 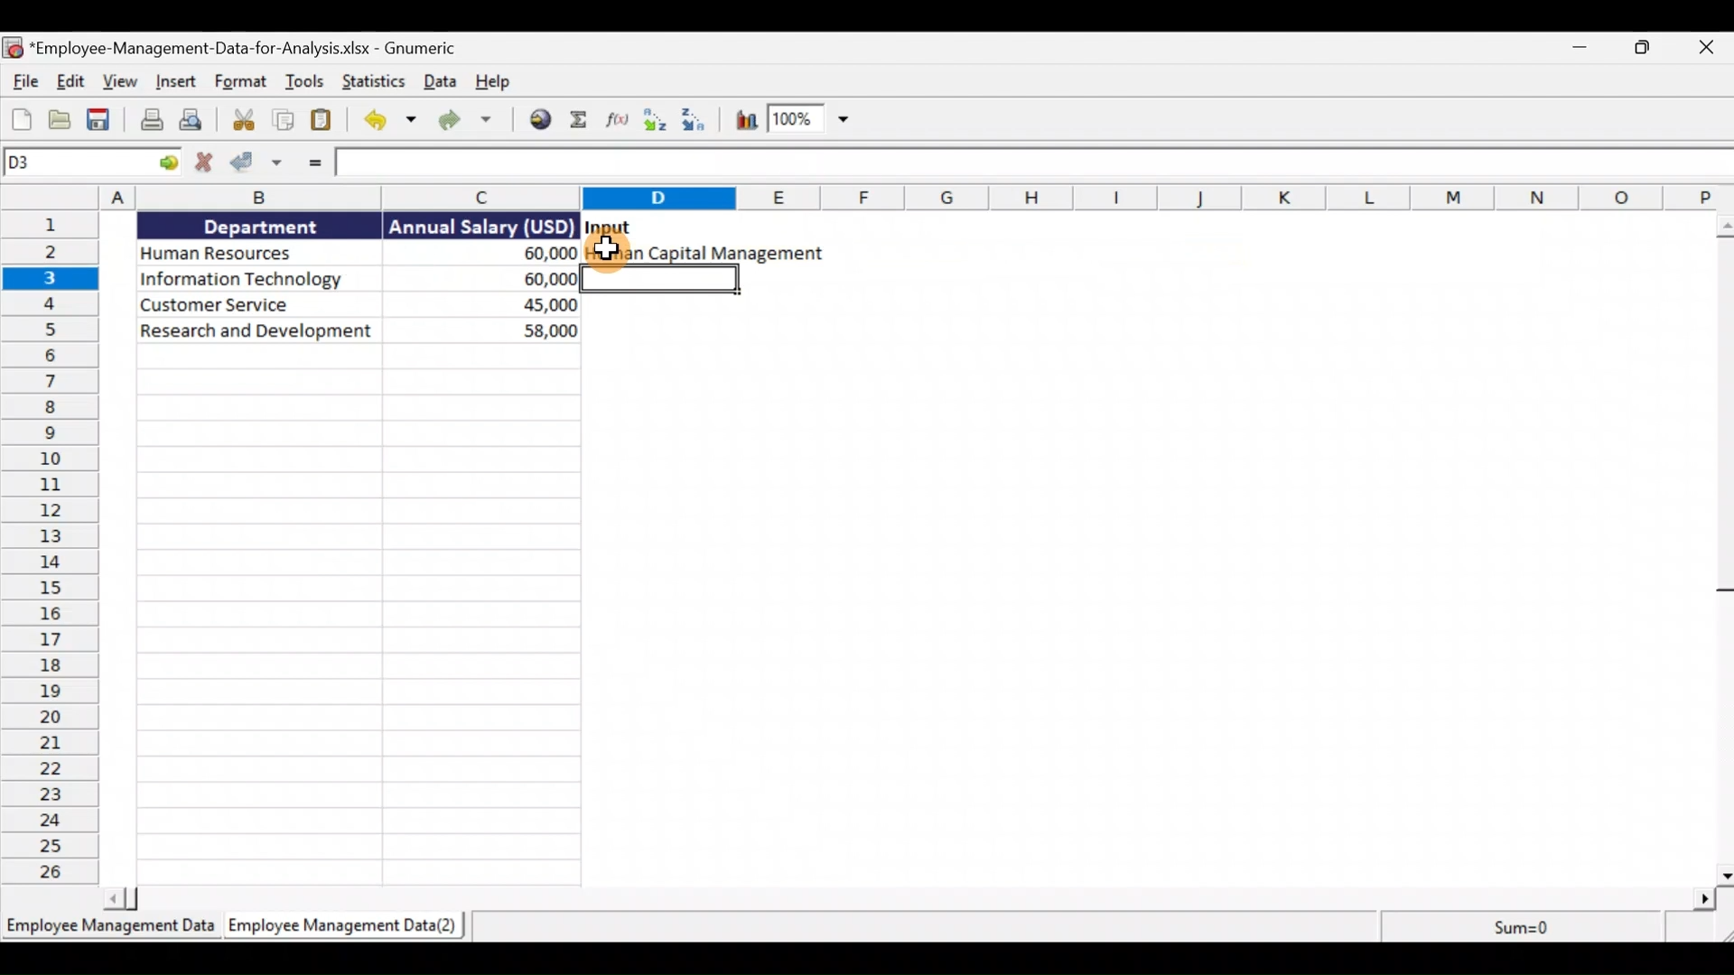 I want to click on Minimise, so click(x=1576, y=48).